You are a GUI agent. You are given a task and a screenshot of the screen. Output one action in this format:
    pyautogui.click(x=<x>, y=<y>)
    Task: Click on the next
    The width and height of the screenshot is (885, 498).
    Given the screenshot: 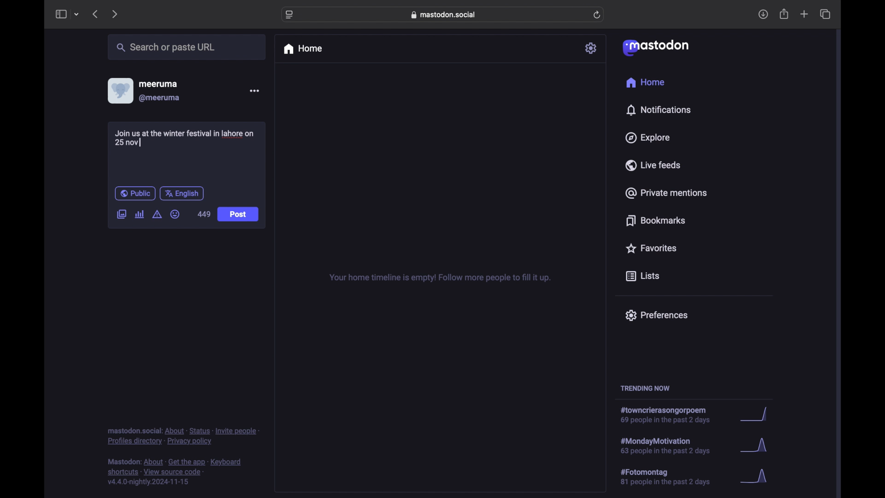 What is the action you would take?
    pyautogui.click(x=116, y=14)
    